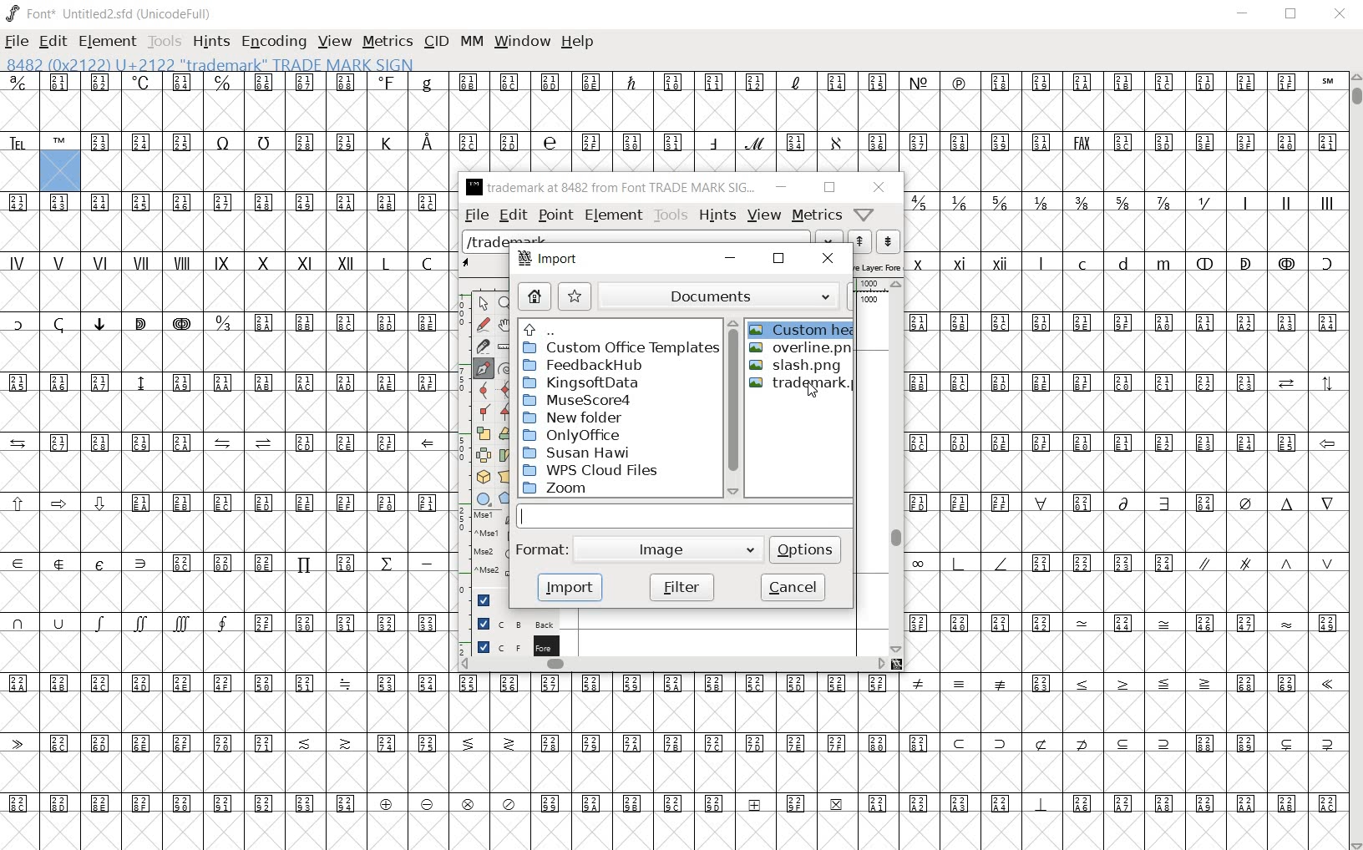  What do you see at coordinates (1286, 220) in the screenshot?
I see `roman characters` at bounding box center [1286, 220].